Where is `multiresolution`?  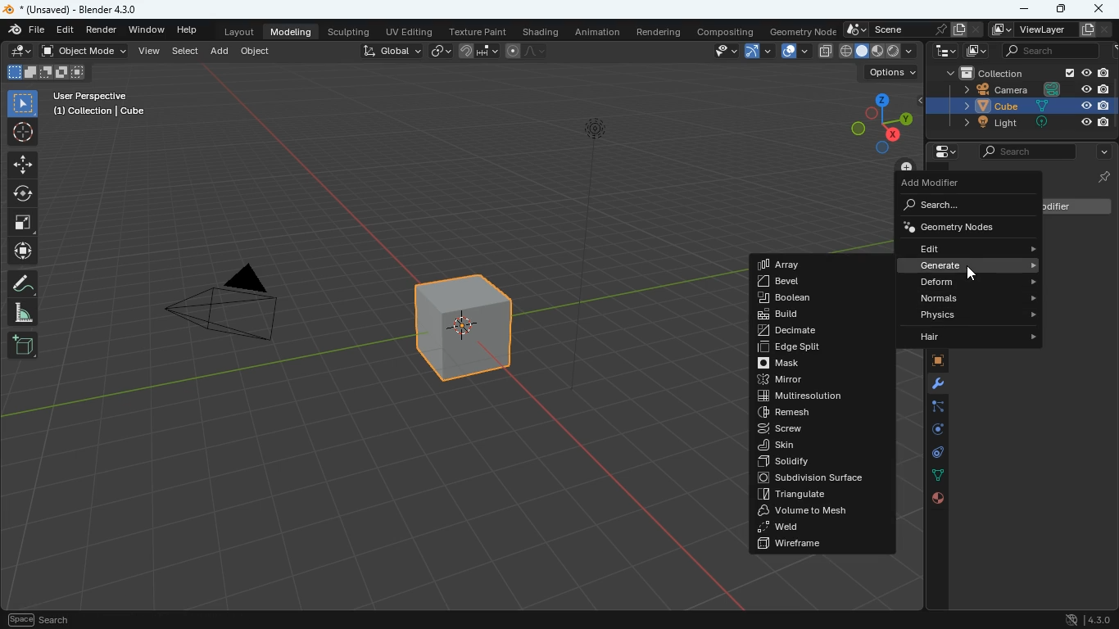
multiresolution is located at coordinates (815, 396).